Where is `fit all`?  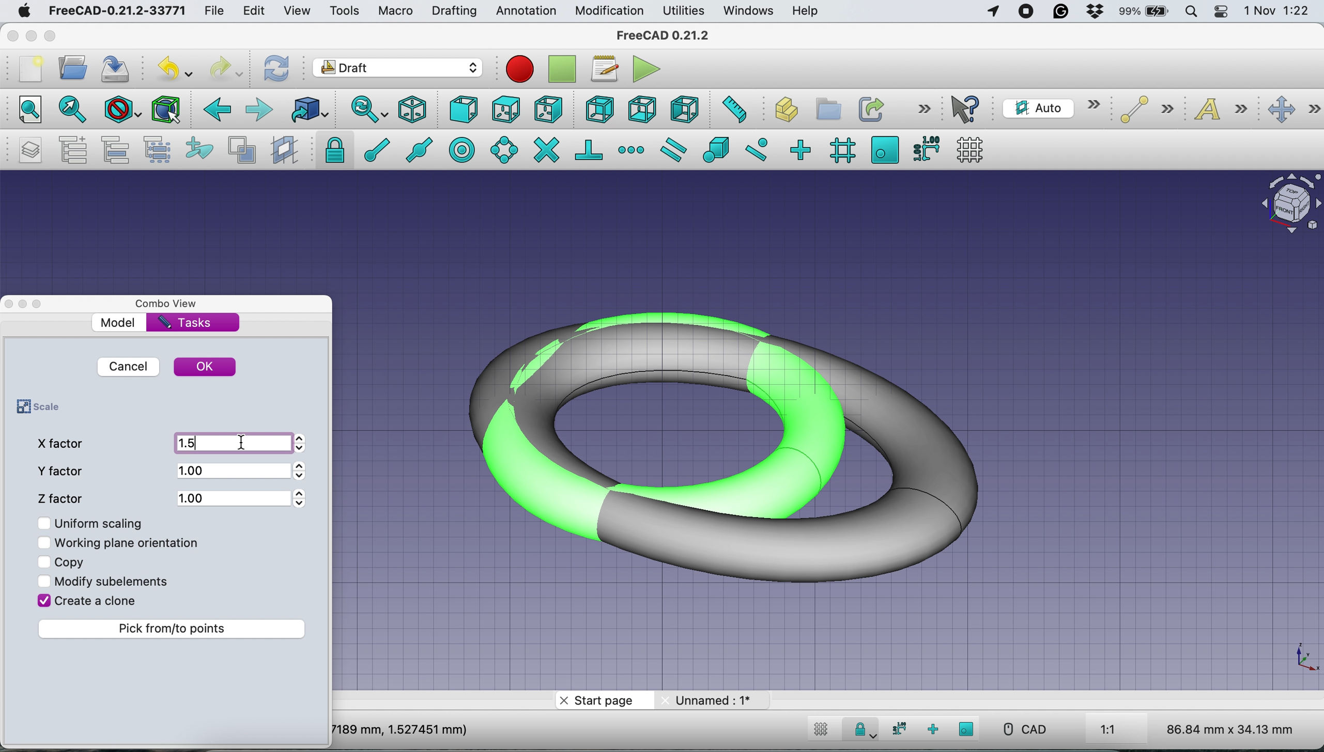
fit all is located at coordinates (27, 111).